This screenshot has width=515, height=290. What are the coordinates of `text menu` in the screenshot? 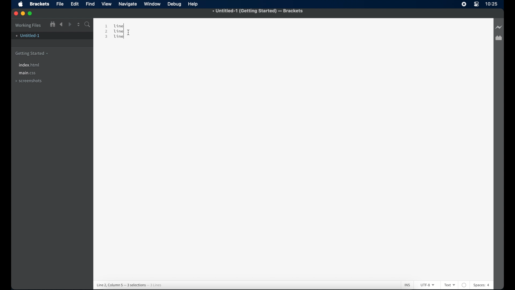 It's located at (450, 285).